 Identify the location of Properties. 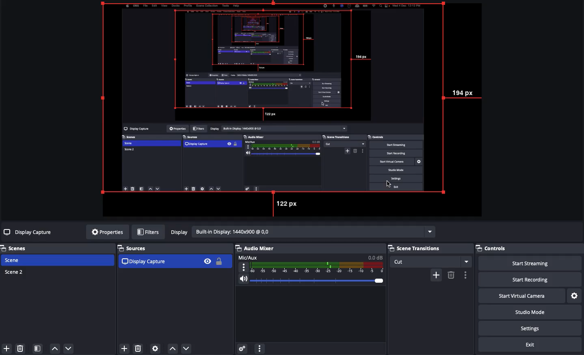
(105, 232).